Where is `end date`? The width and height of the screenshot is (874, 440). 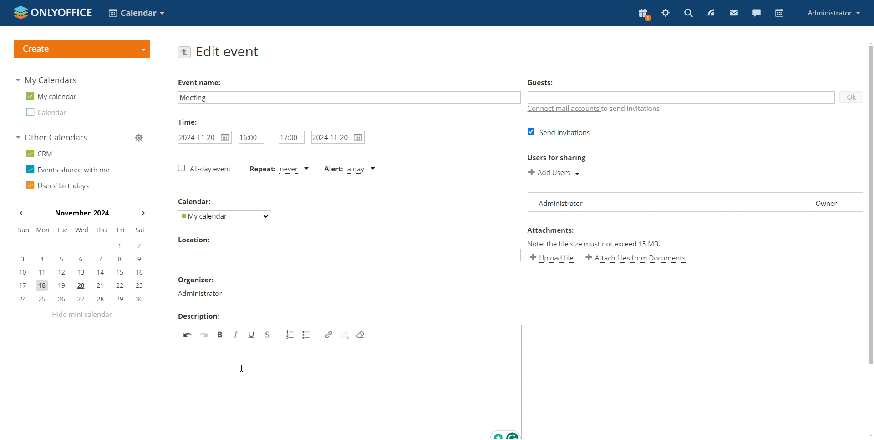
end date is located at coordinates (338, 137).